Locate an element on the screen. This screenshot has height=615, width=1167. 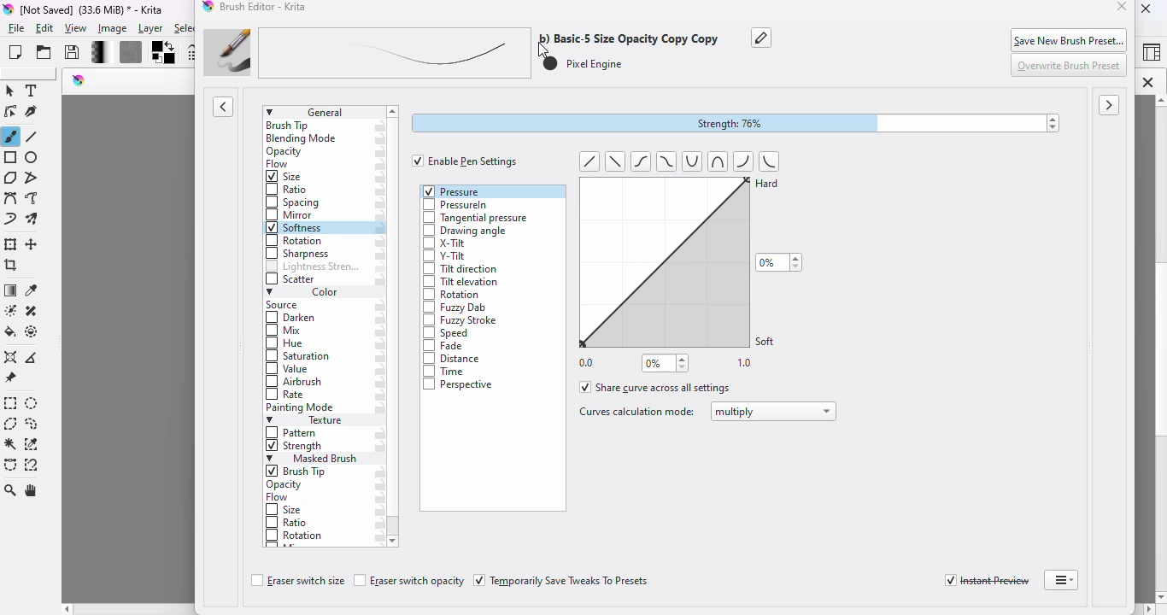
share curve across all settings is located at coordinates (656, 387).